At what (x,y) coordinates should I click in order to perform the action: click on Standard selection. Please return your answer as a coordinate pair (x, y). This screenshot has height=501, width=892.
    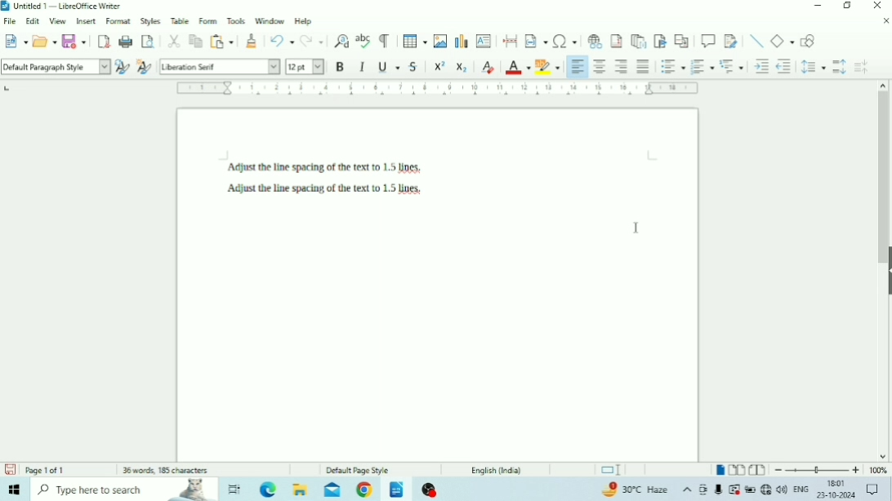
    Looking at the image, I should click on (613, 470).